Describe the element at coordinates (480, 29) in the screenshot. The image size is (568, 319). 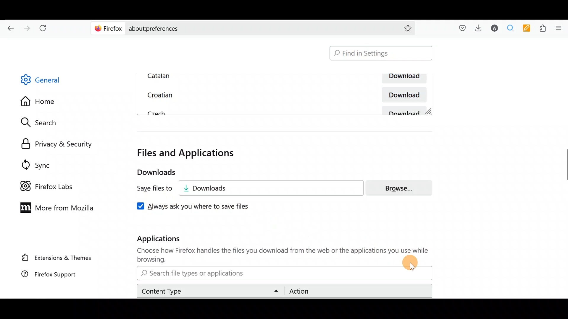
I see `Downloads` at that location.